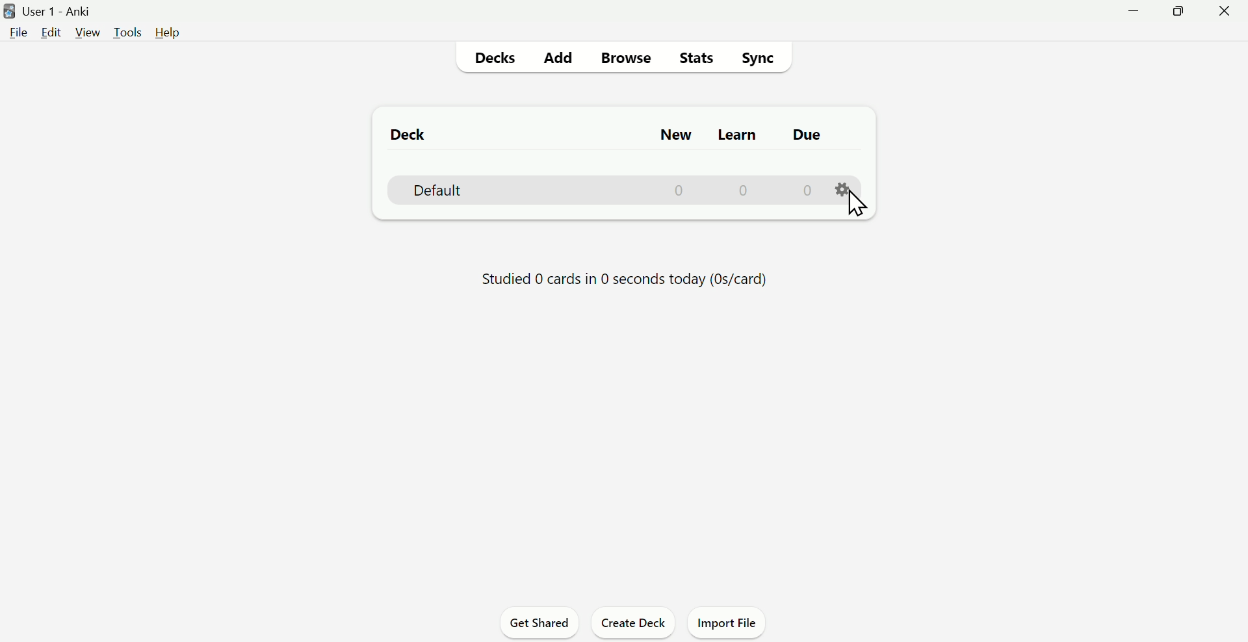 The width and height of the screenshot is (1248, 642). Describe the element at coordinates (737, 135) in the screenshot. I see `Learn` at that location.